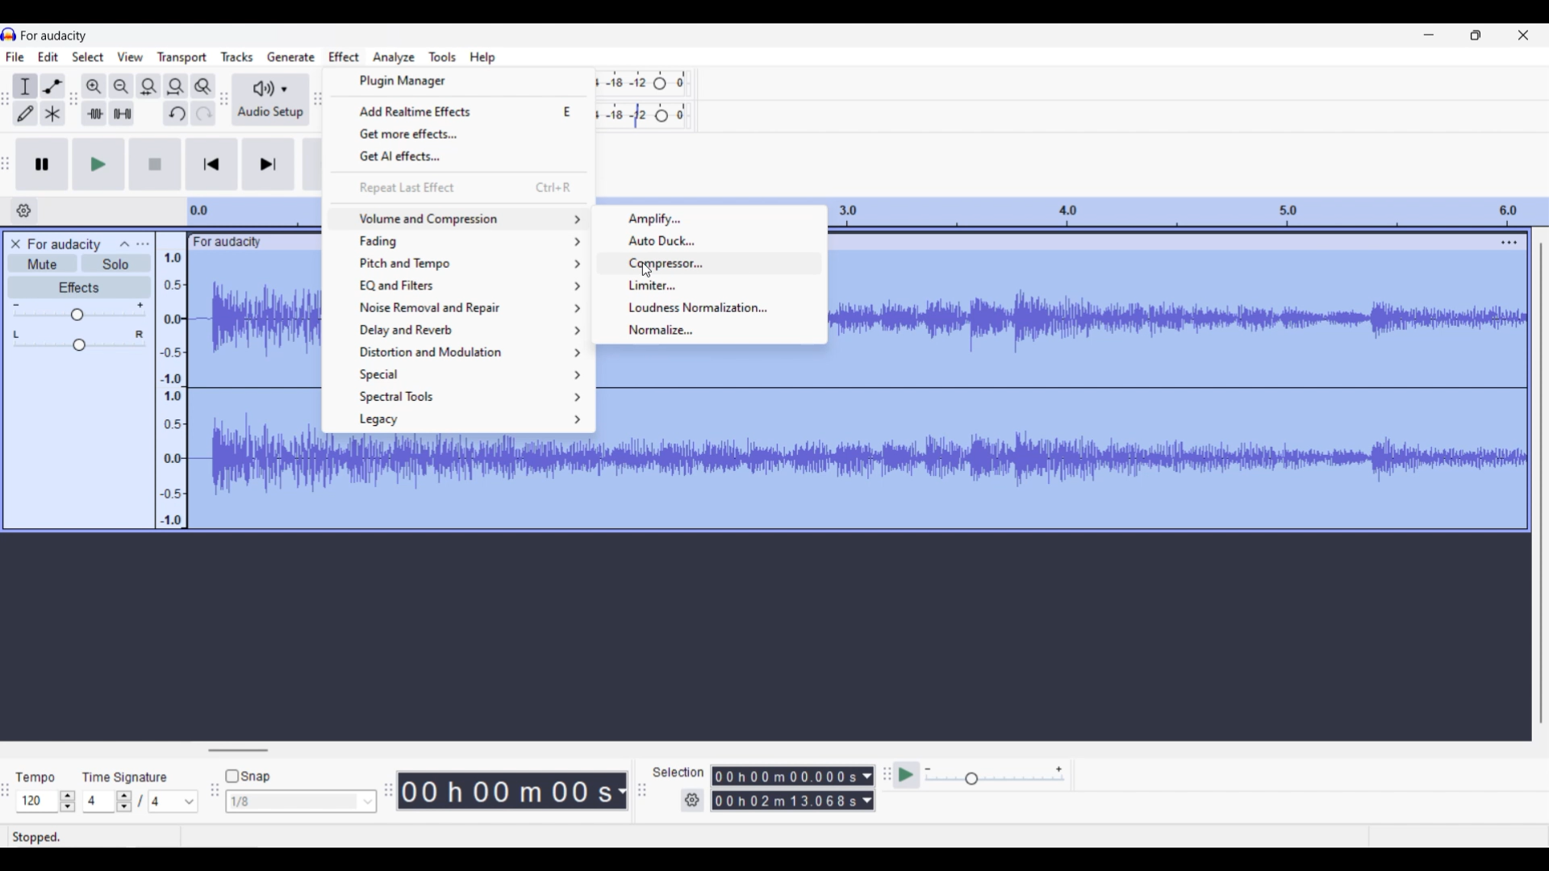 Image resolution: width=1549 pixels, height=871 pixels. Describe the element at coordinates (46, 801) in the screenshot. I see `Tempo settings` at that location.